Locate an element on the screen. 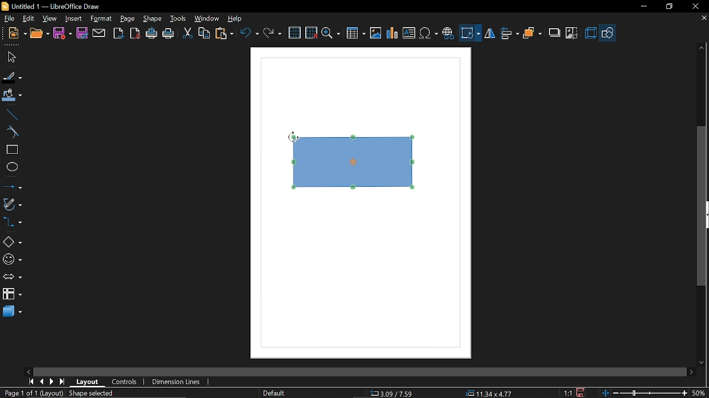  shape is located at coordinates (153, 19).